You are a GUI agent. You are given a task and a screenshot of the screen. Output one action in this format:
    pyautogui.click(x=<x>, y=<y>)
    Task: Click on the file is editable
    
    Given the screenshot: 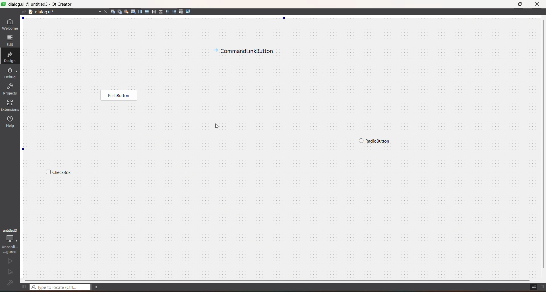 What is the action you would take?
    pyautogui.click(x=23, y=12)
    